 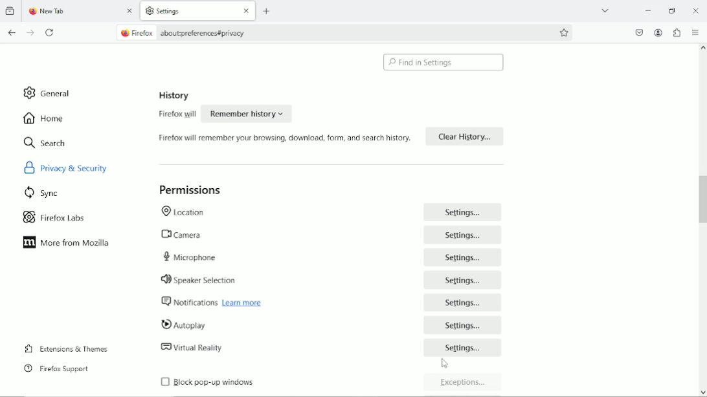 What do you see at coordinates (149, 10) in the screenshot?
I see `settings logo` at bounding box center [149, 10].